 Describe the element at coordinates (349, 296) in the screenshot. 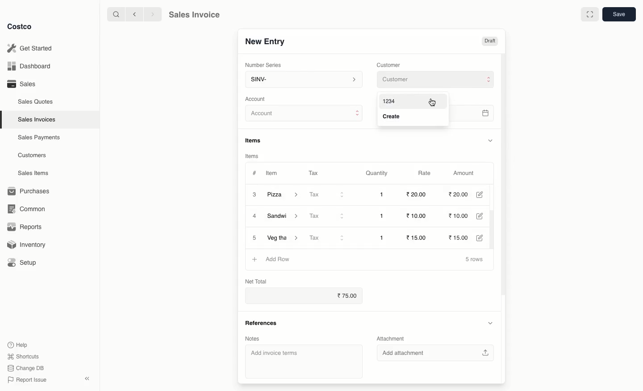

I see `75.00` at that location.